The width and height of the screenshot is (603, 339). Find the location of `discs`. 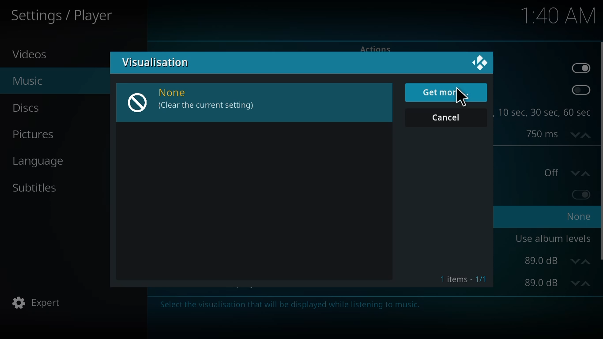

discs is located at coordinates (27, 107).